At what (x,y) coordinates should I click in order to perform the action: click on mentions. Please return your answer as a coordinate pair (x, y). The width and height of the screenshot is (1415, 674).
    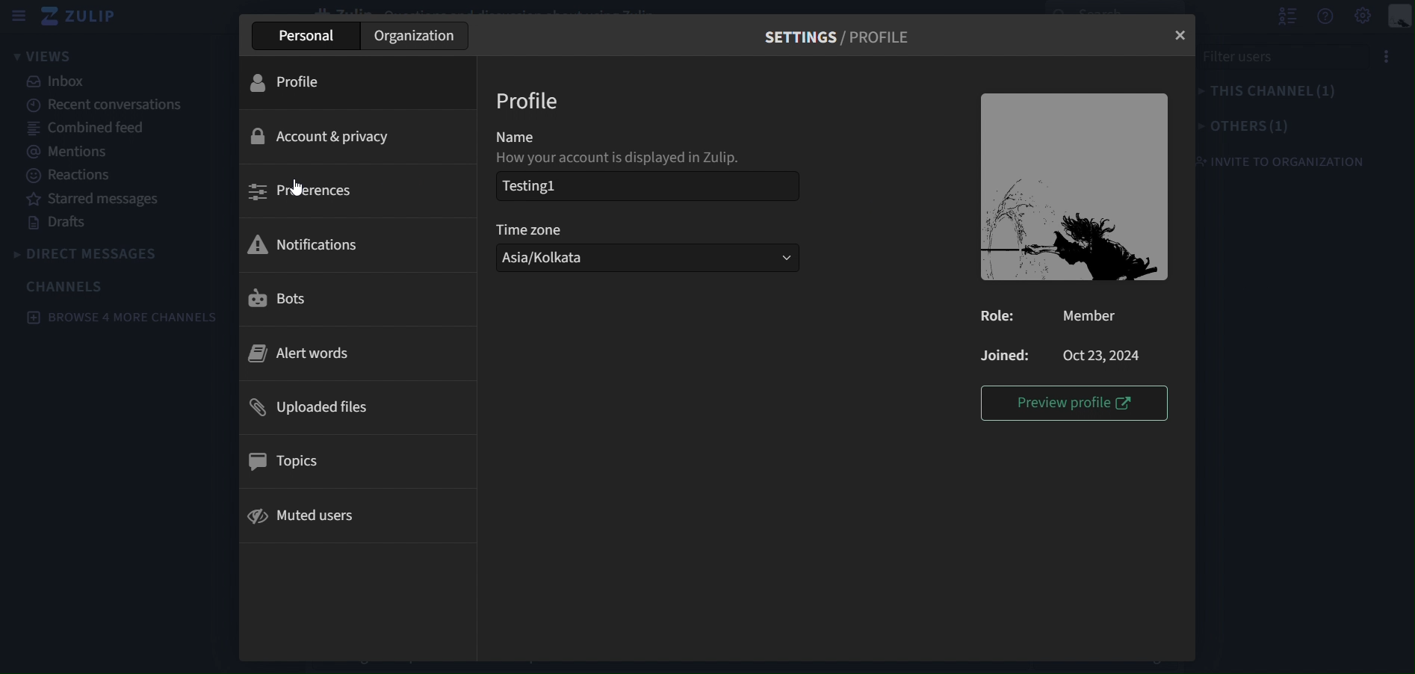
    Looking at the image, I should click on (64, 152).